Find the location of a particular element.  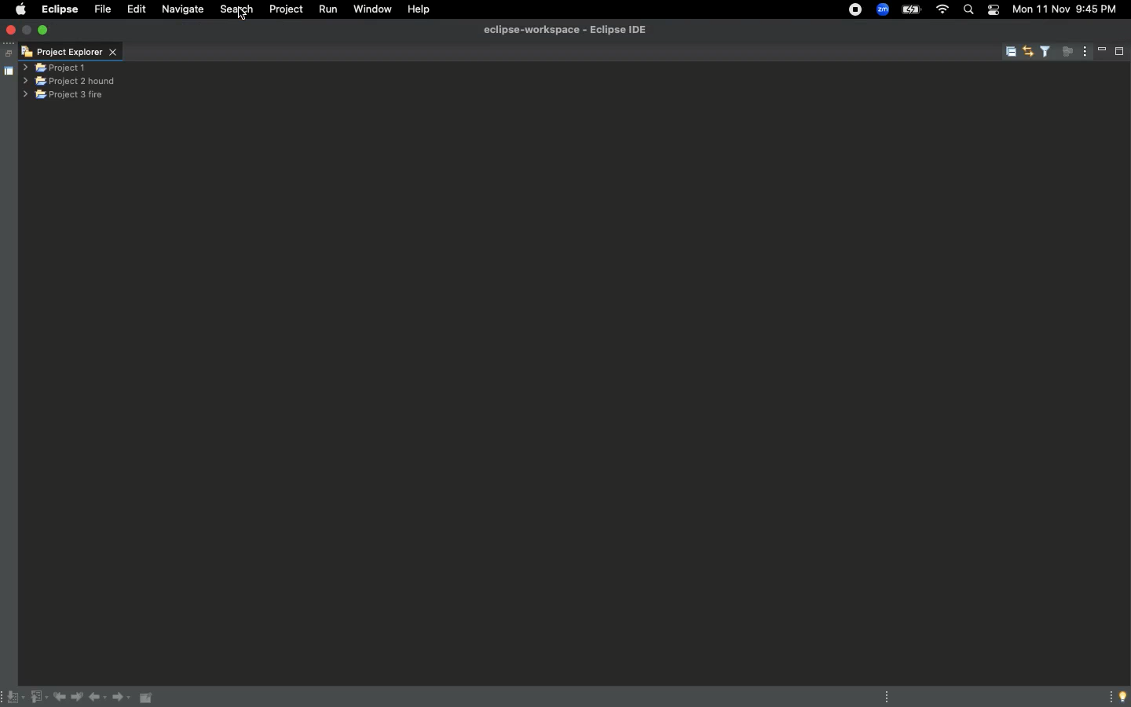

Eclipse is located at coordinates (59, 9).